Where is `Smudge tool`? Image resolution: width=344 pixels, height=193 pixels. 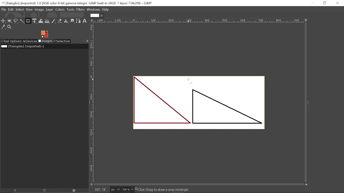
Smudge tool is located at coordinates (72, 21).